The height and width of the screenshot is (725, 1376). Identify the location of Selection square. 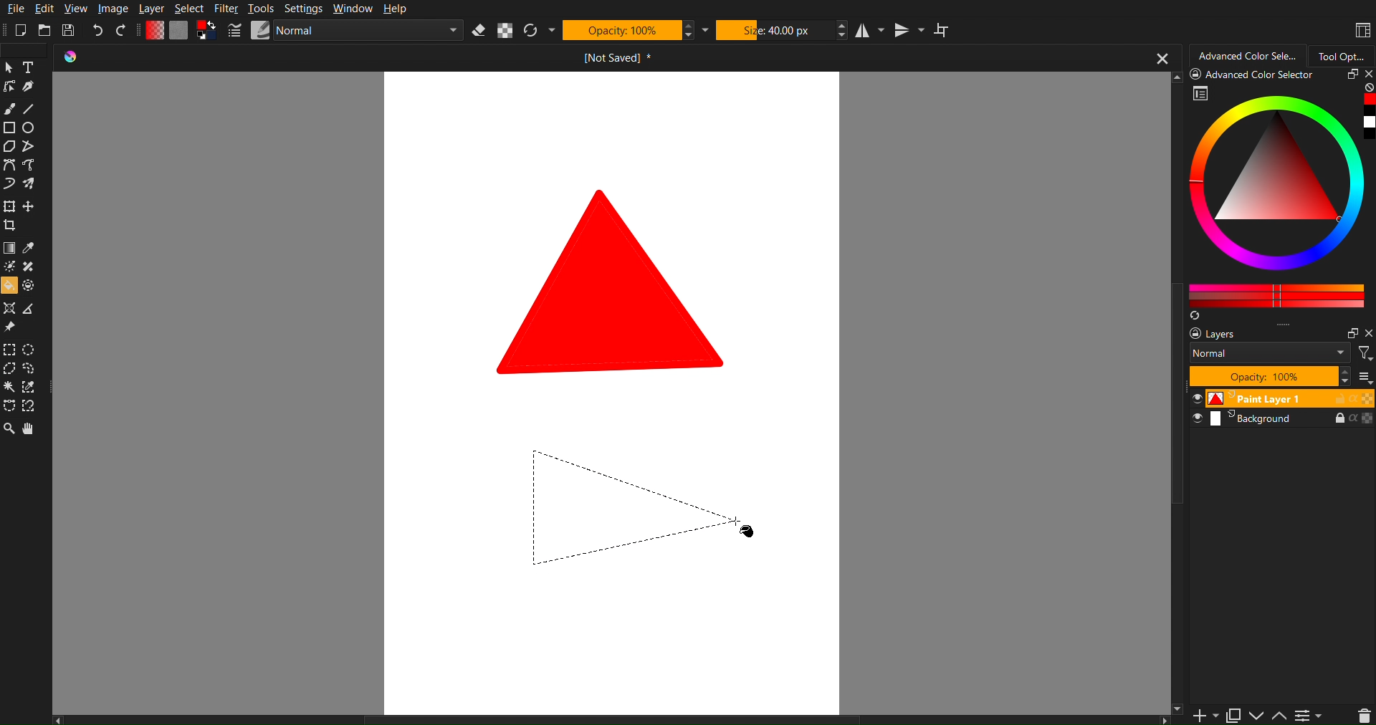
(9, 350).